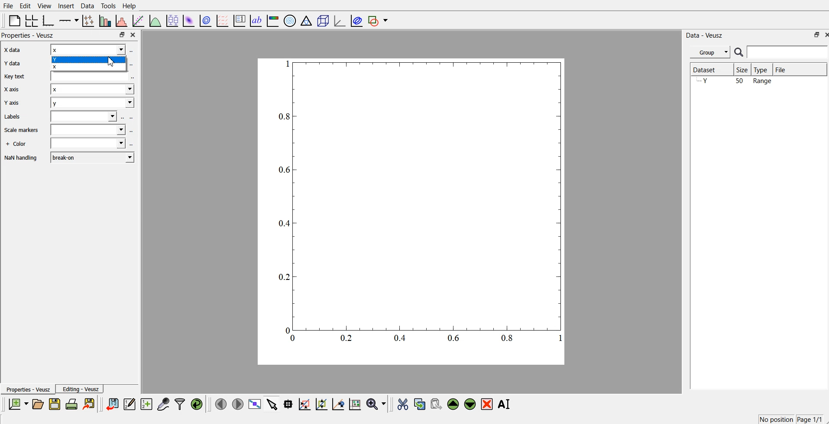 This screenshot has width=829, height=424. I want to click on search bar, so click(781, 52).